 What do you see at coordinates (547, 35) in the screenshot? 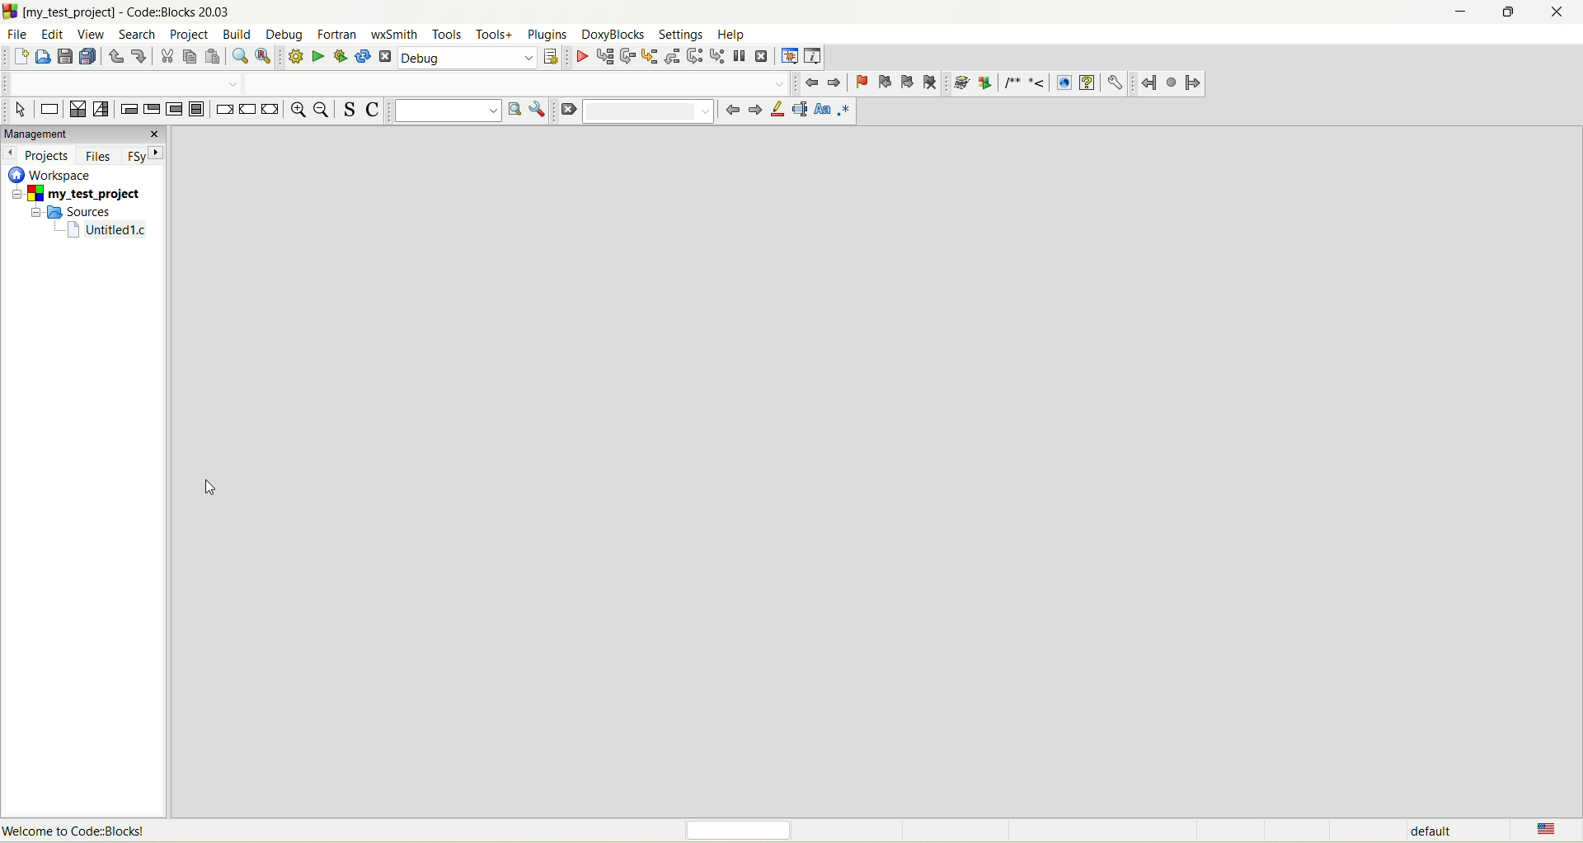
I see `plugins` at bounding box center [547, 35].